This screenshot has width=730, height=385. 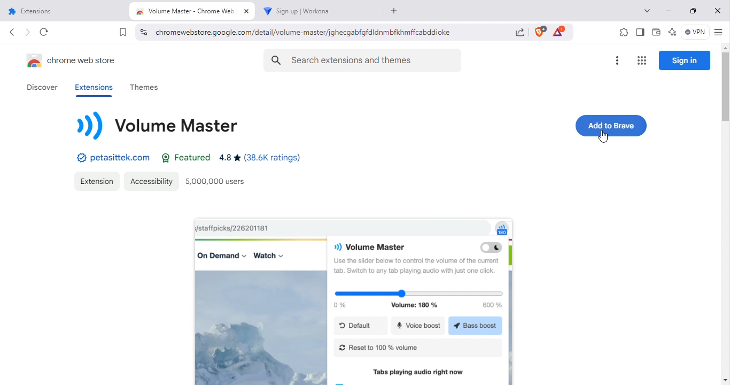 What do you see at coordinates (46, 33) in the screenshot?
I see `Refresh` at bounding box center [46, 33].